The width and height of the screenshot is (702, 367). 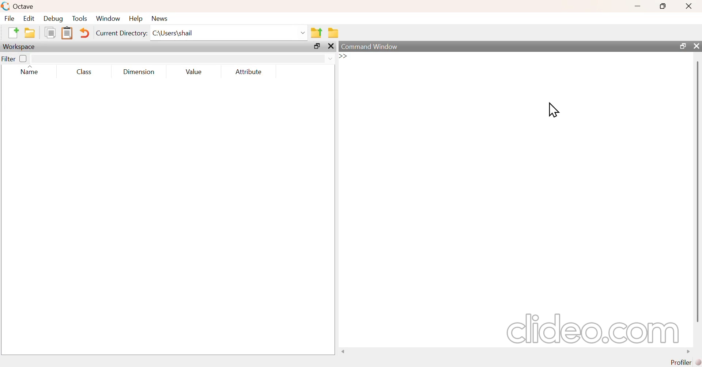 What do you see at coordinates (518, 197) in the screenshot?
I see `empty area` at bounding box center [518, 197].